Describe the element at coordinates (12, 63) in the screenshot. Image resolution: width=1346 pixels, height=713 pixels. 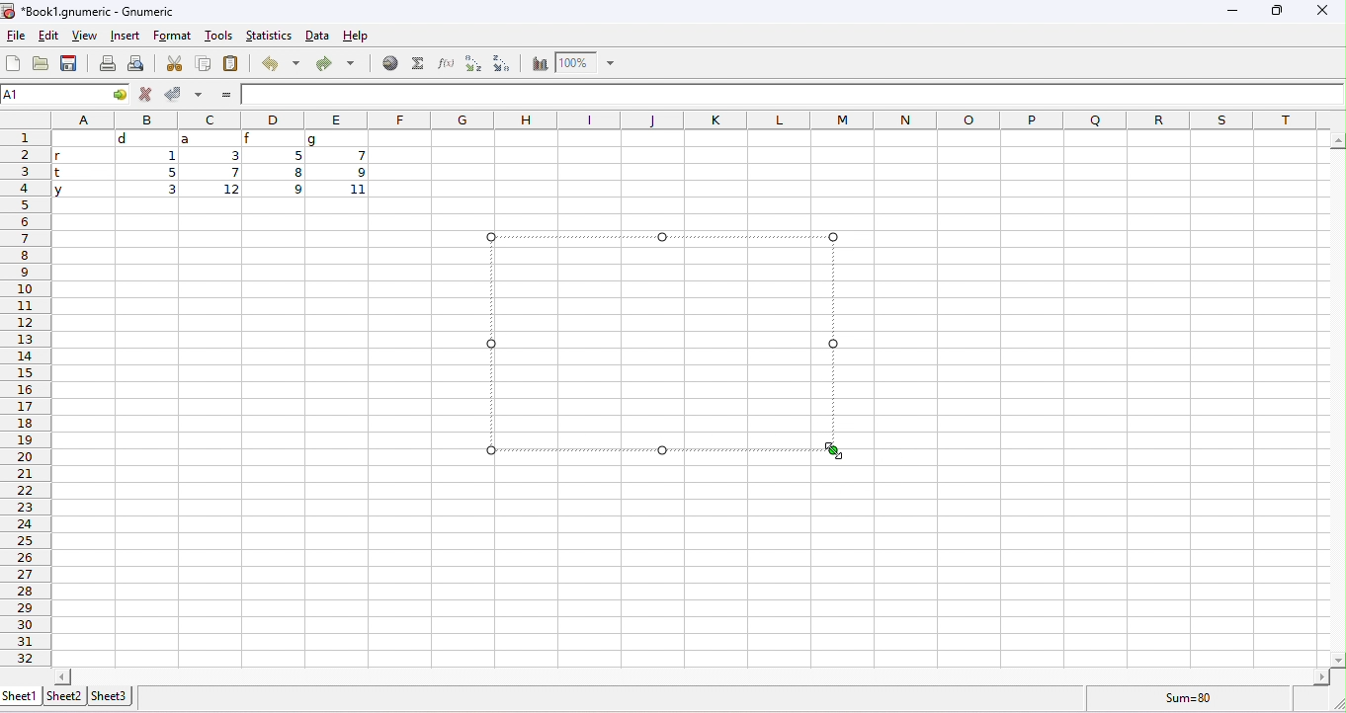
I see `new` at that location.